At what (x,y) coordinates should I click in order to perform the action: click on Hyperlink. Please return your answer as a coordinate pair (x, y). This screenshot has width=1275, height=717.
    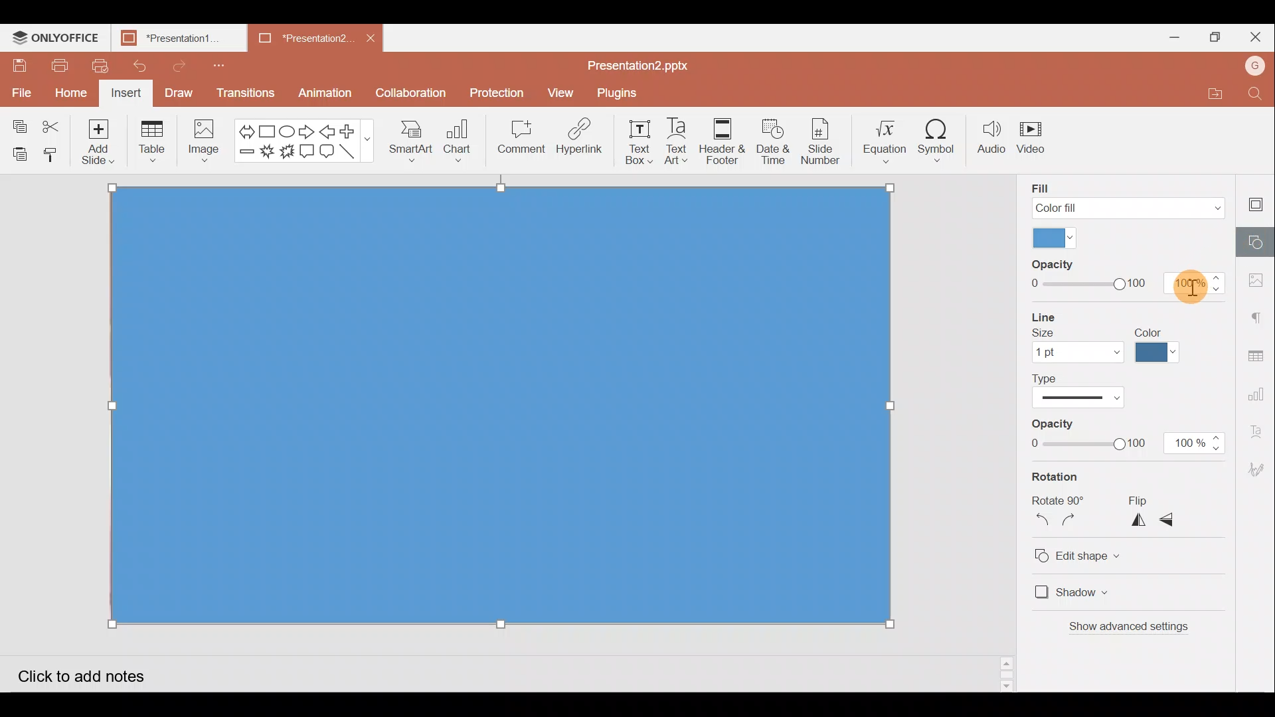
    Looking at the image, I should click on (575, 139).